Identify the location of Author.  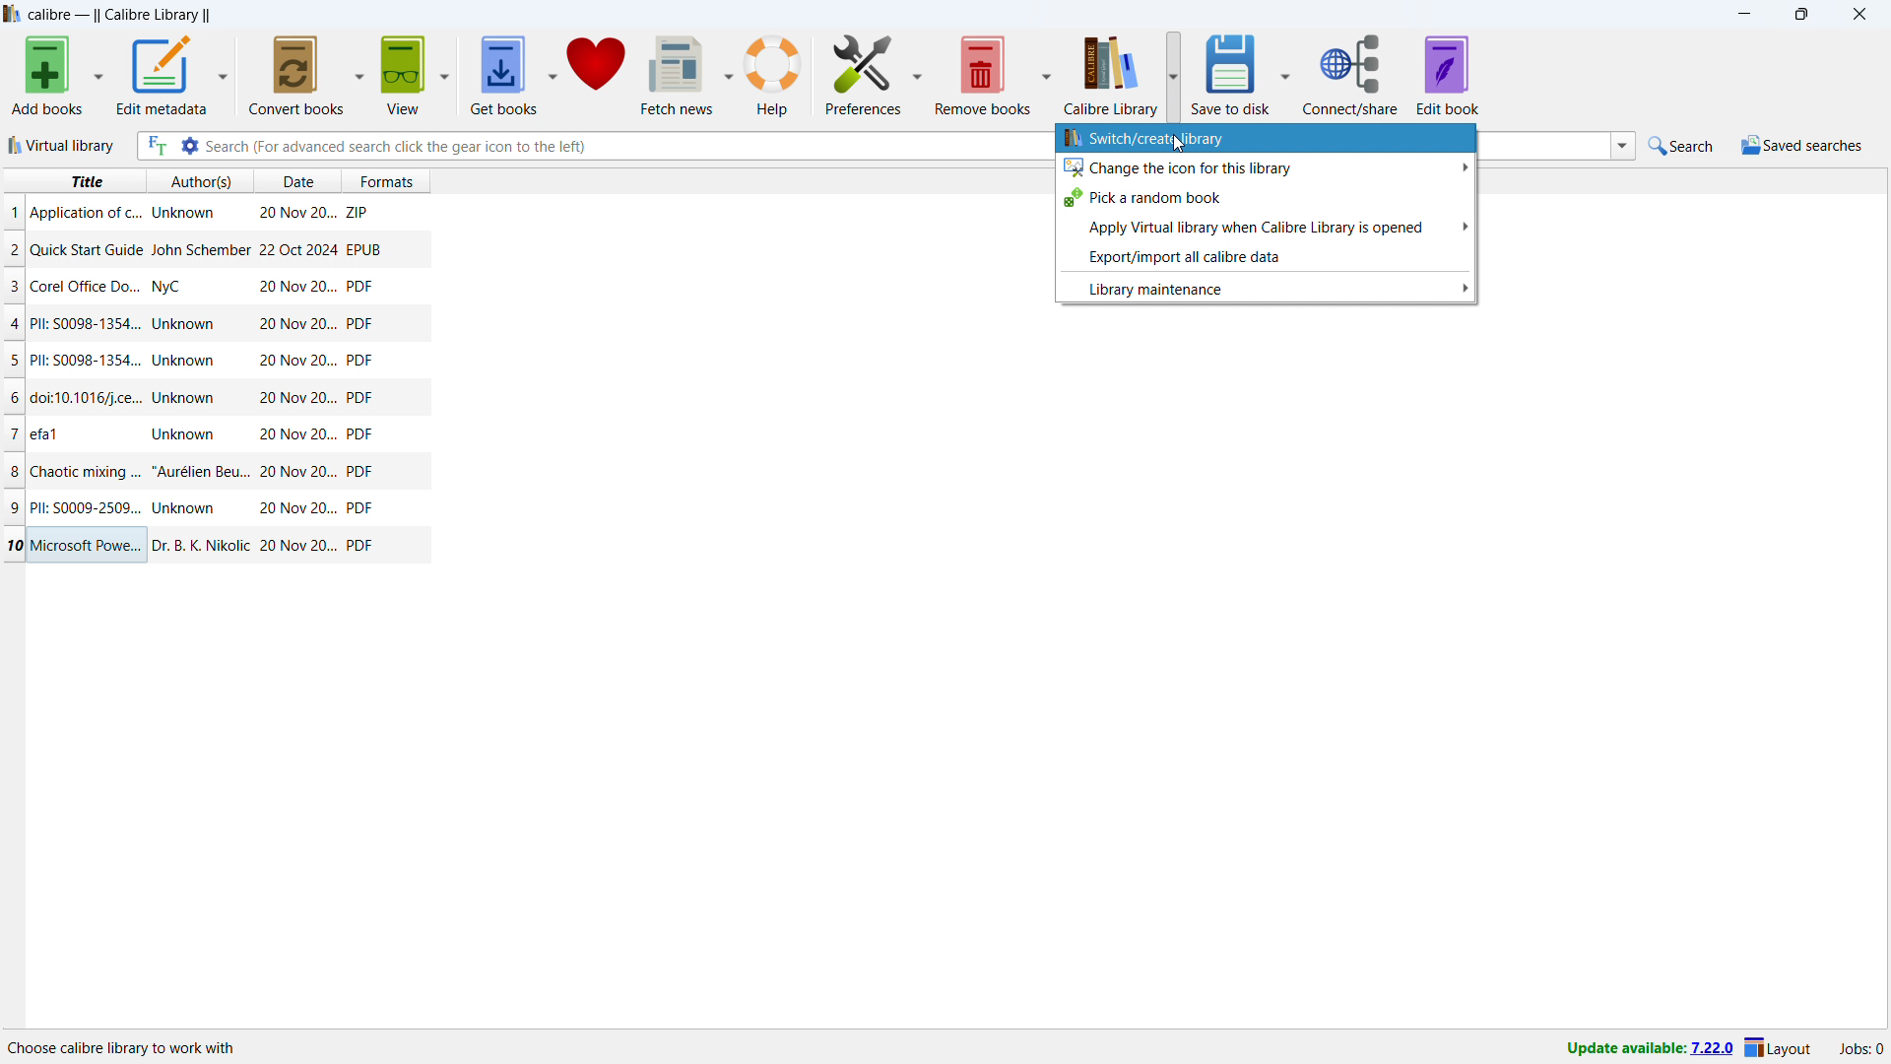
(170, 289).